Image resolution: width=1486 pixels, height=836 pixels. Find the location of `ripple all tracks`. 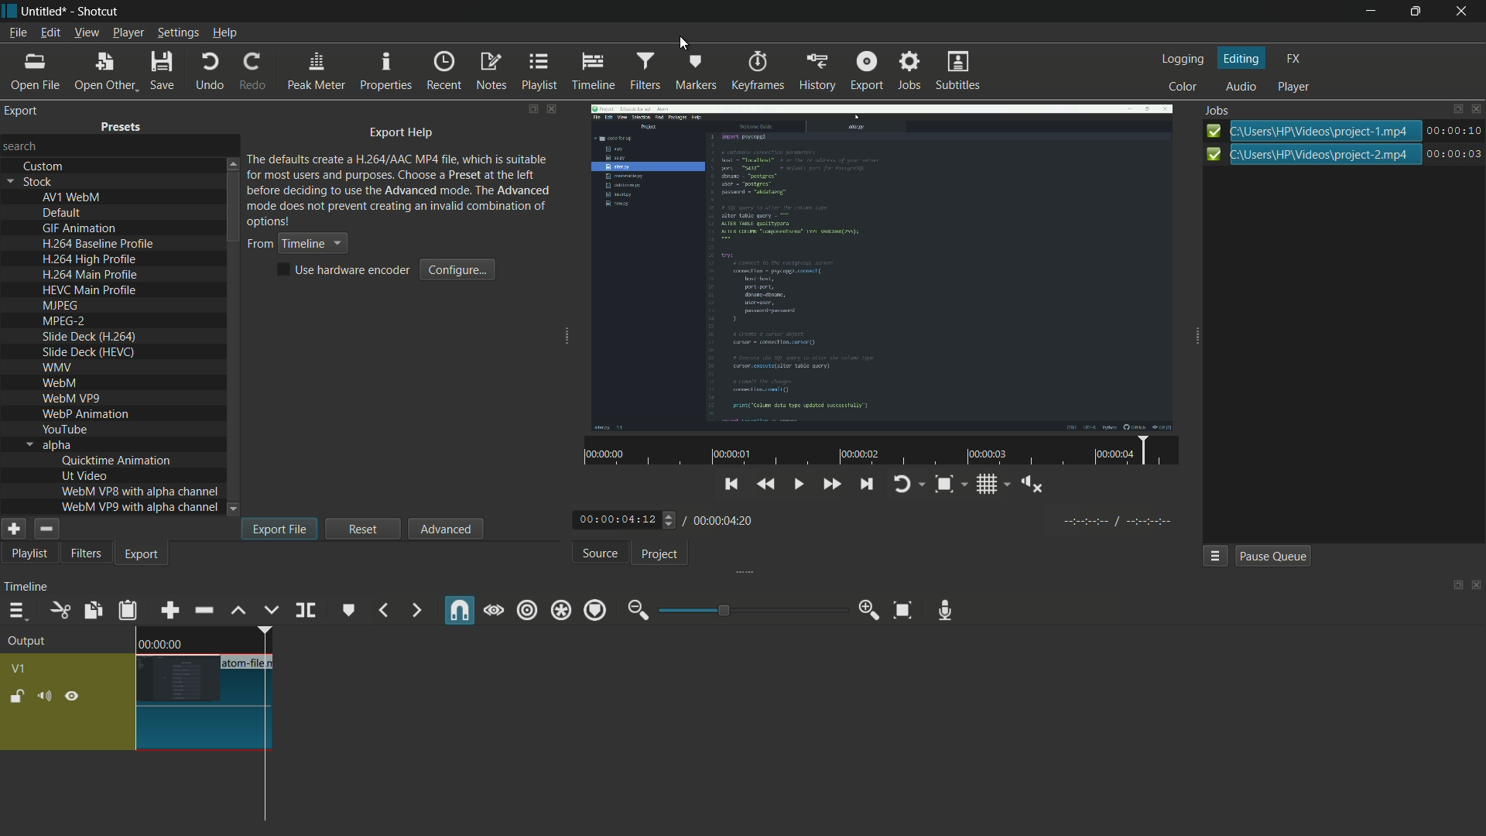

ripple all tracks is located at coordinates (560, 611).